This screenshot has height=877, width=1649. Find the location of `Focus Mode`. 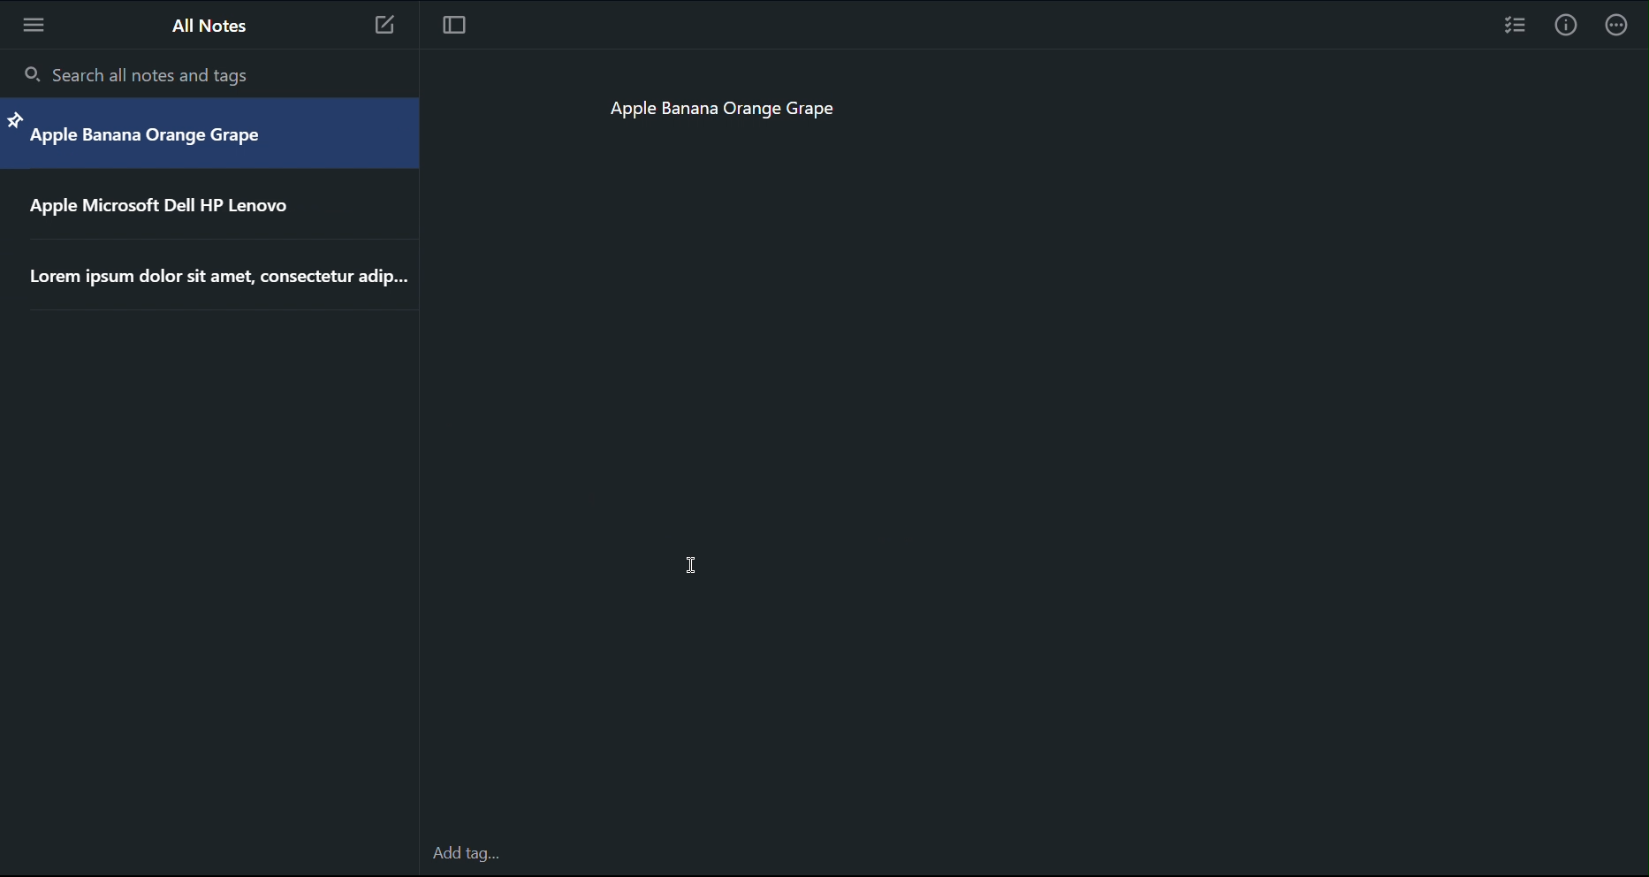

Focus Mode is located at coordinates (459, 26).